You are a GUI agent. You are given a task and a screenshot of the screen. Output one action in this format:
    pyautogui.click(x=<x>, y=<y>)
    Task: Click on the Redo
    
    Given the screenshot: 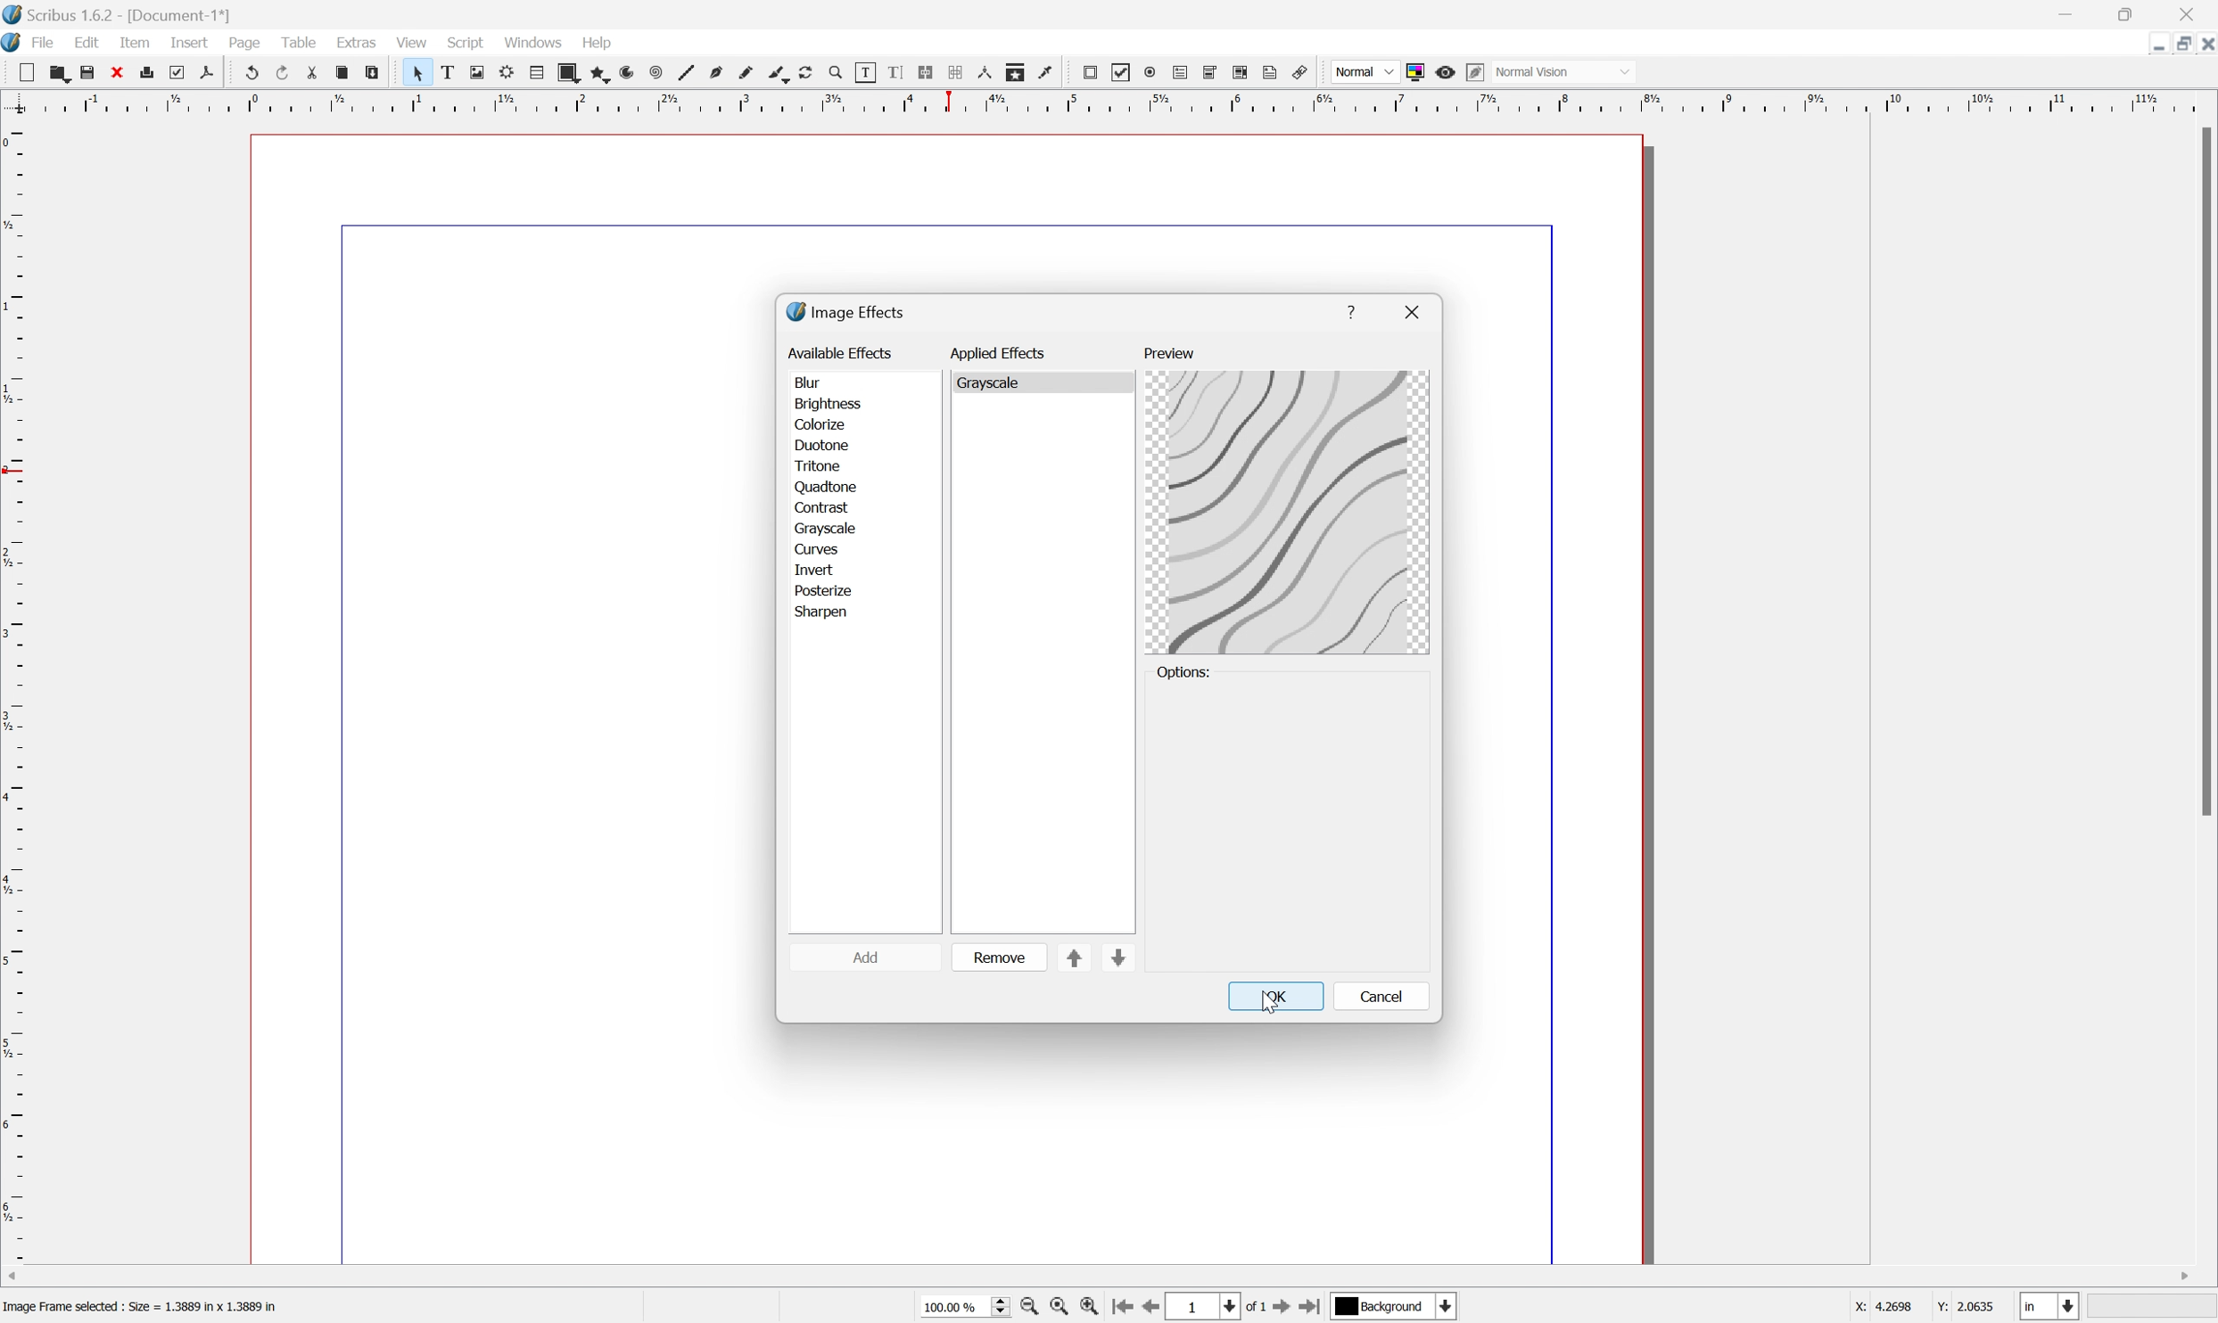 What is the action you would take?
    pyautogui.click(x=288, y=74)
    